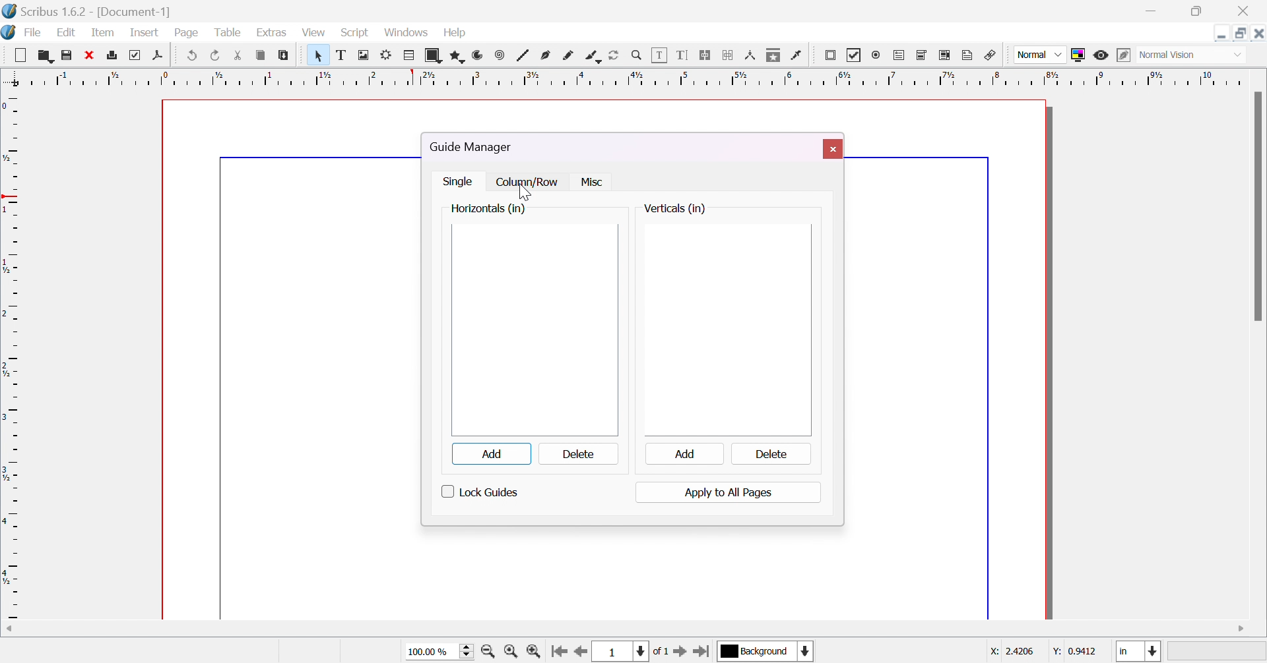  What do you see at coordinates (1101, 55) in the screenshot?
I see `preview  mode` at bounding box center [1101, 55].